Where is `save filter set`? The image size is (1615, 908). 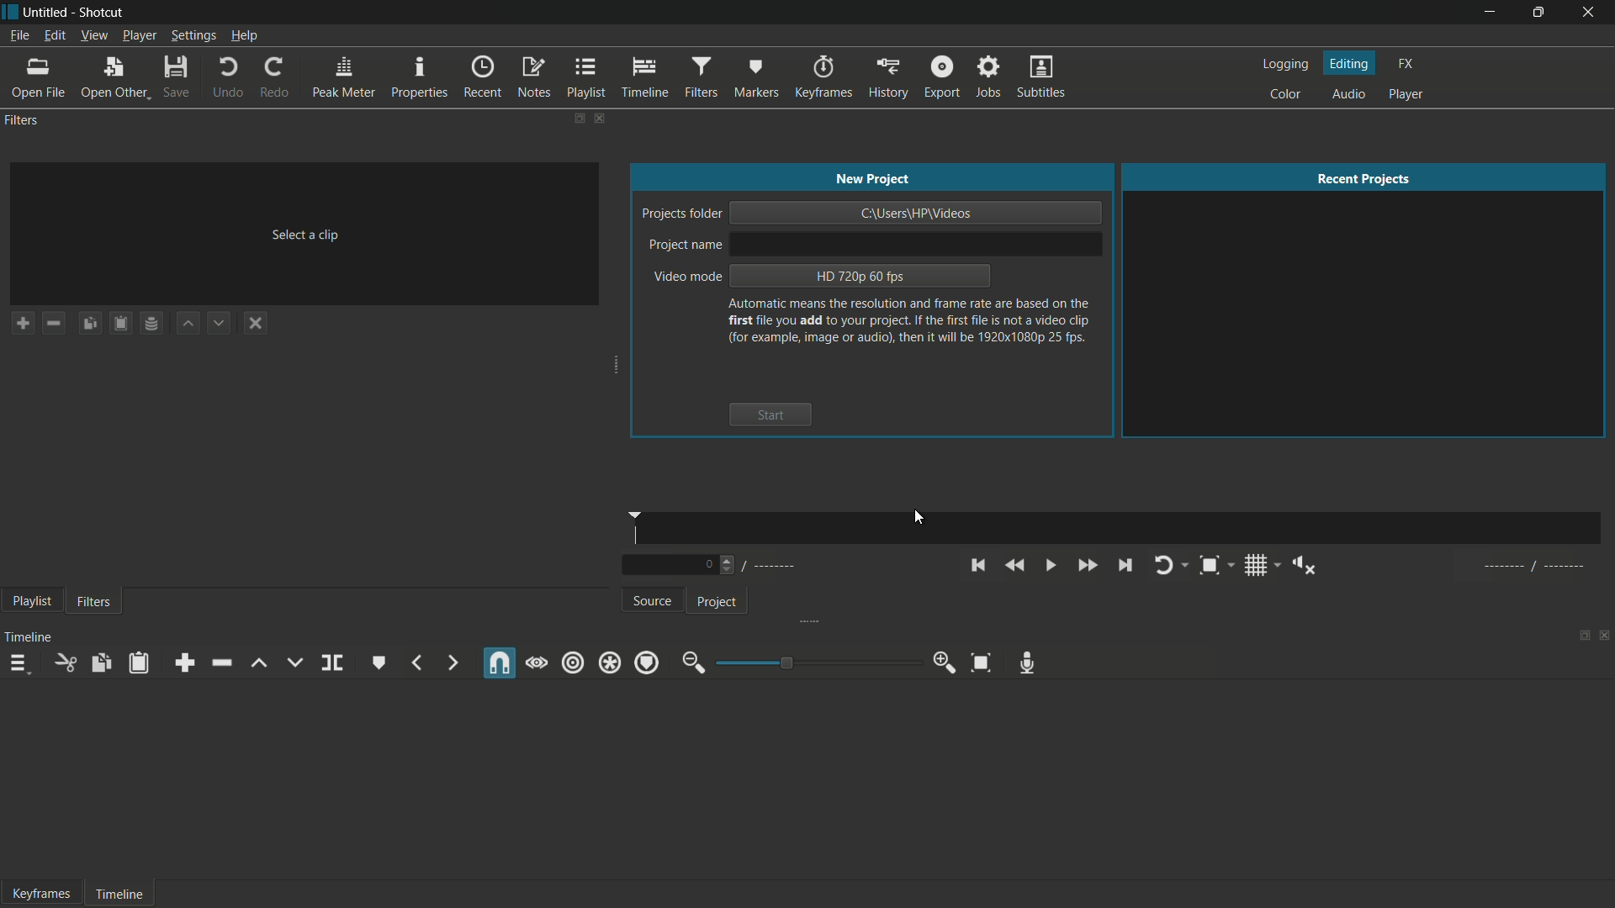
save filter set is located at coordinates (151, 324).